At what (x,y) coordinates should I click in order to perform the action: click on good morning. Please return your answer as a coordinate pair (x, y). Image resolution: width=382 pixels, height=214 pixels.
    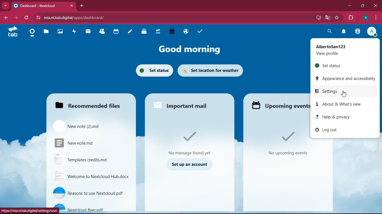
    Looking at the image, I should click on (191, 50).